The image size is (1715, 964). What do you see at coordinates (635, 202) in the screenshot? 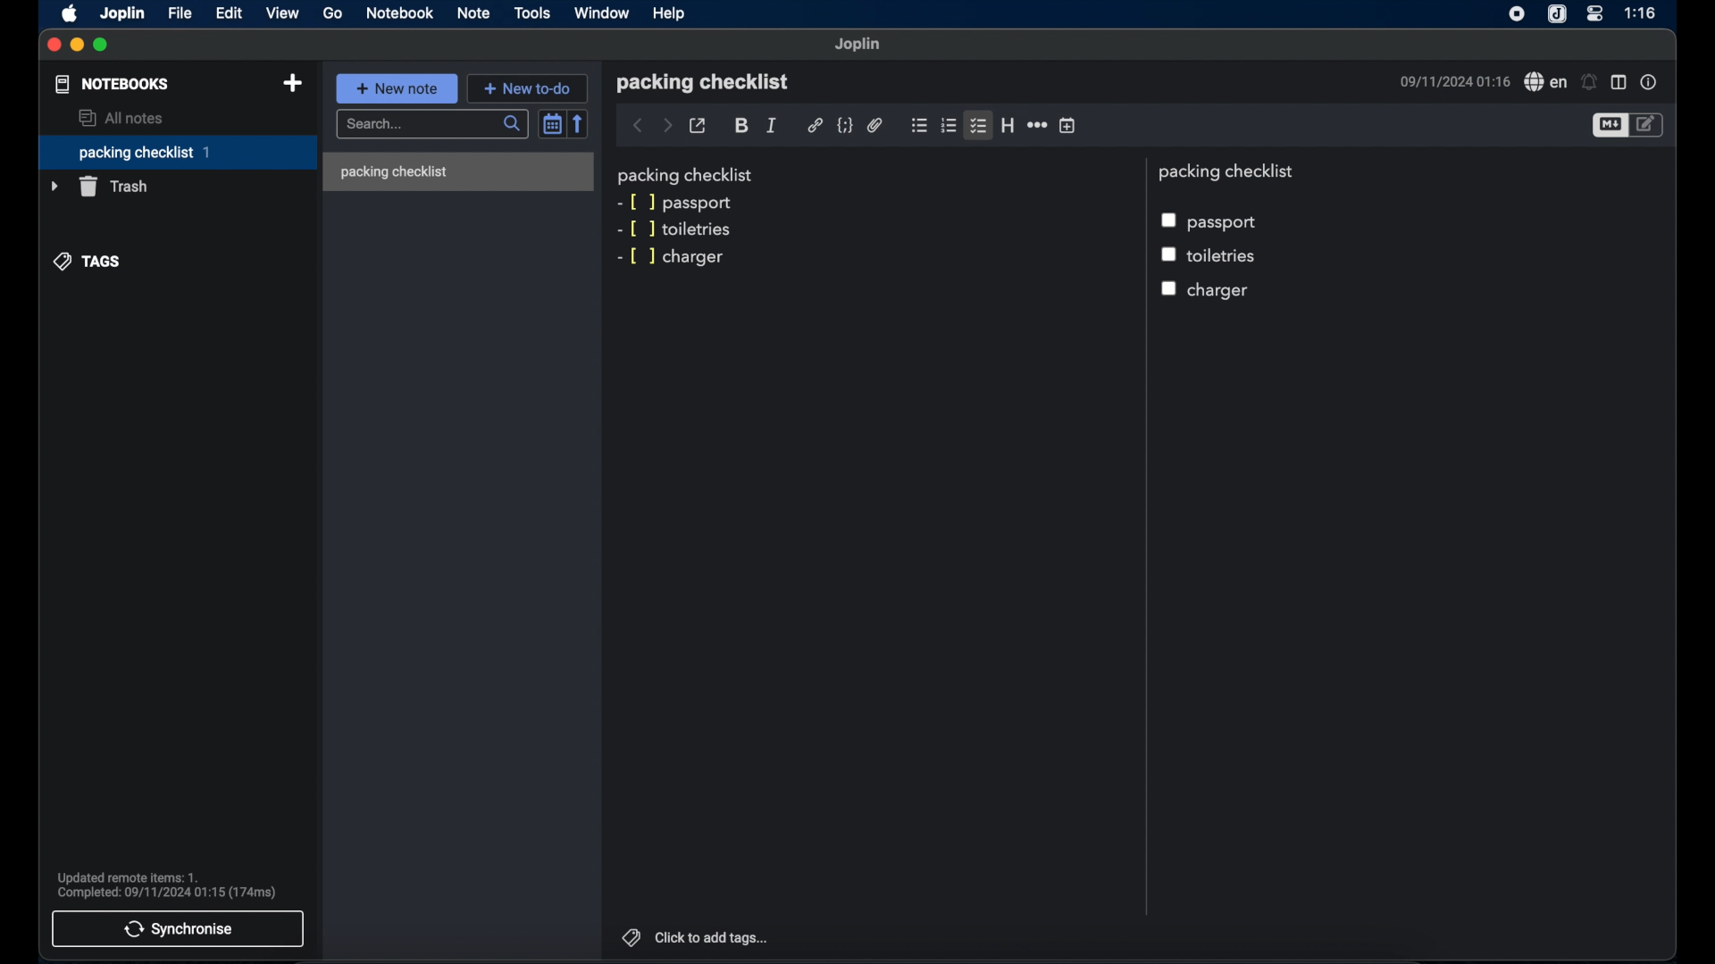
I see `markdown syntax` at bounding box center [635, 202].